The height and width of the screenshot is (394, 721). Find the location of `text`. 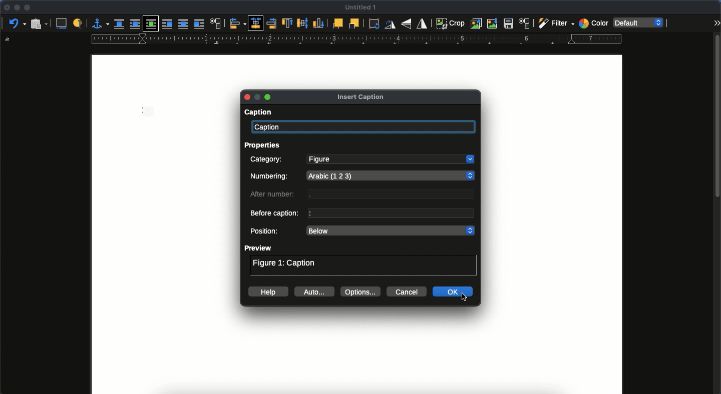

text is located at coordinates (395, 194).